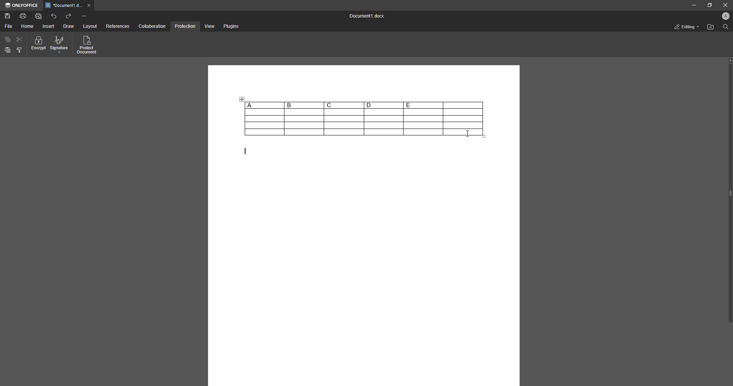 The width and height of the screenshot is (733, 386). I want to click on Copy, so click(8, 40).